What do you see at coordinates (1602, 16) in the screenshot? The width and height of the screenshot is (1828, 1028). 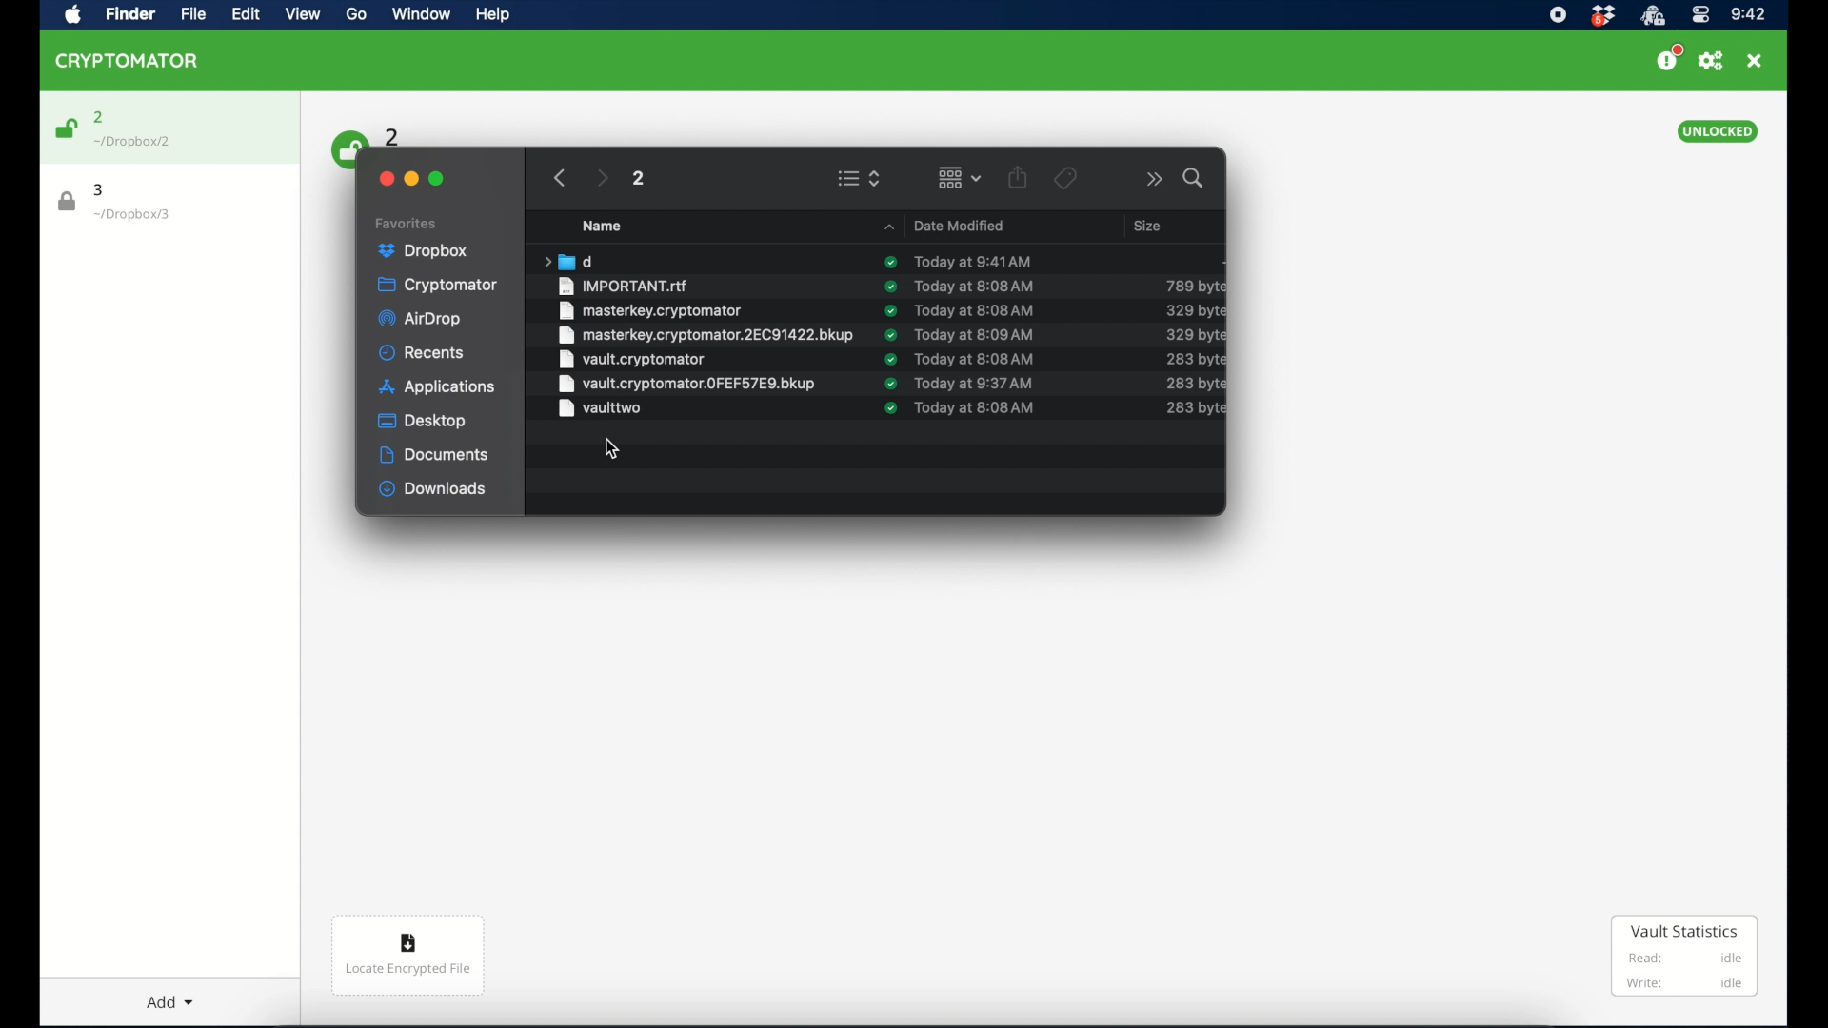 I see `dropbox icon` at bounding box center [1602, 16].